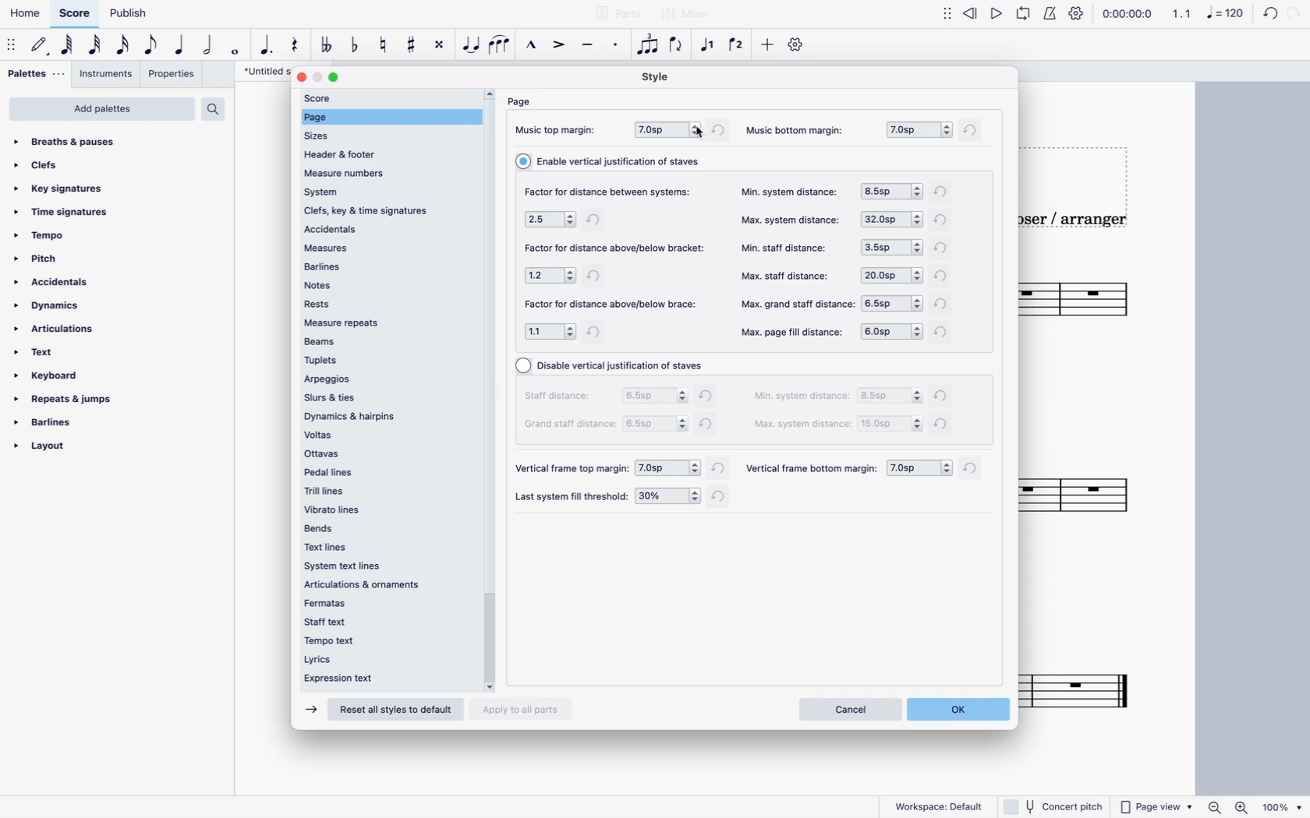  Describe the element at coordinates (108, 74) in the screenshot. I see `instruments` at that location.